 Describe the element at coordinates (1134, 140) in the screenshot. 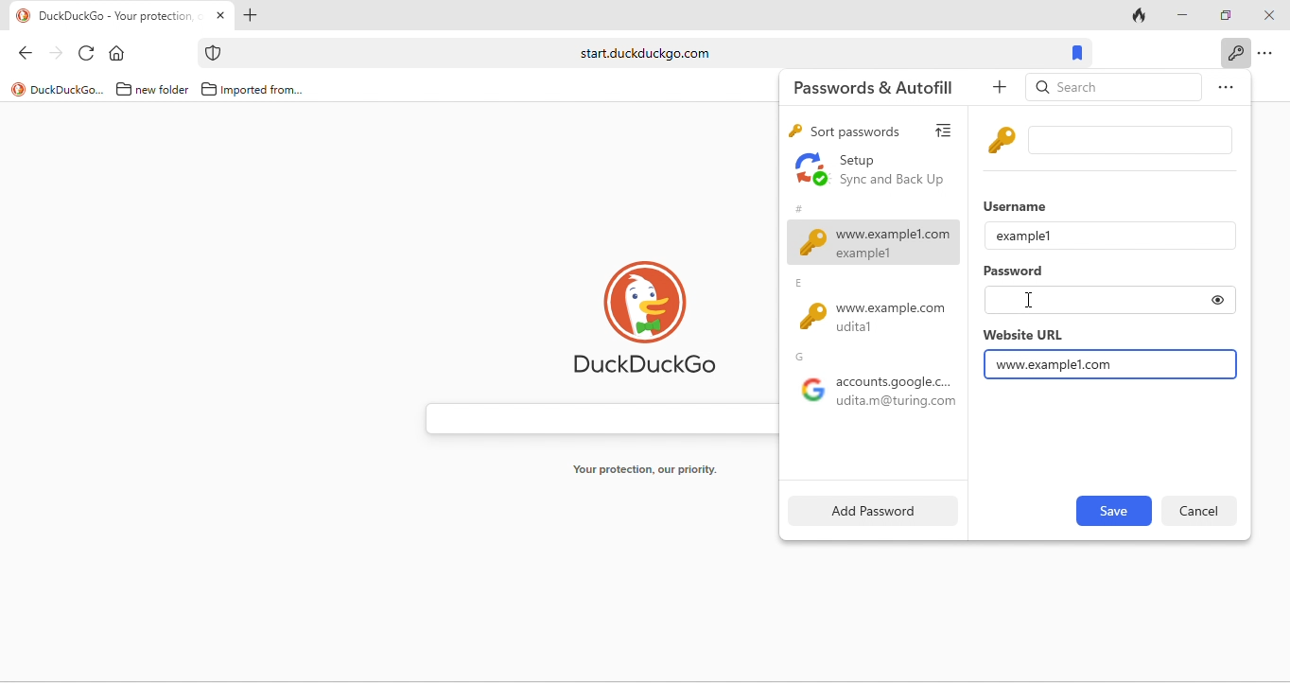

I see `input box` at that location.